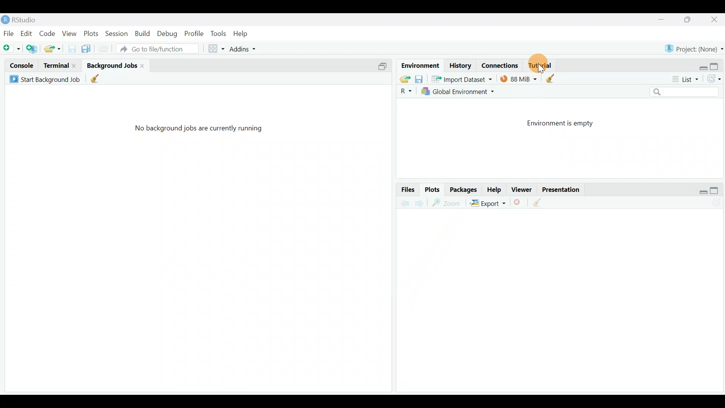  I want to click on Workspace panes, so click(213, 49).